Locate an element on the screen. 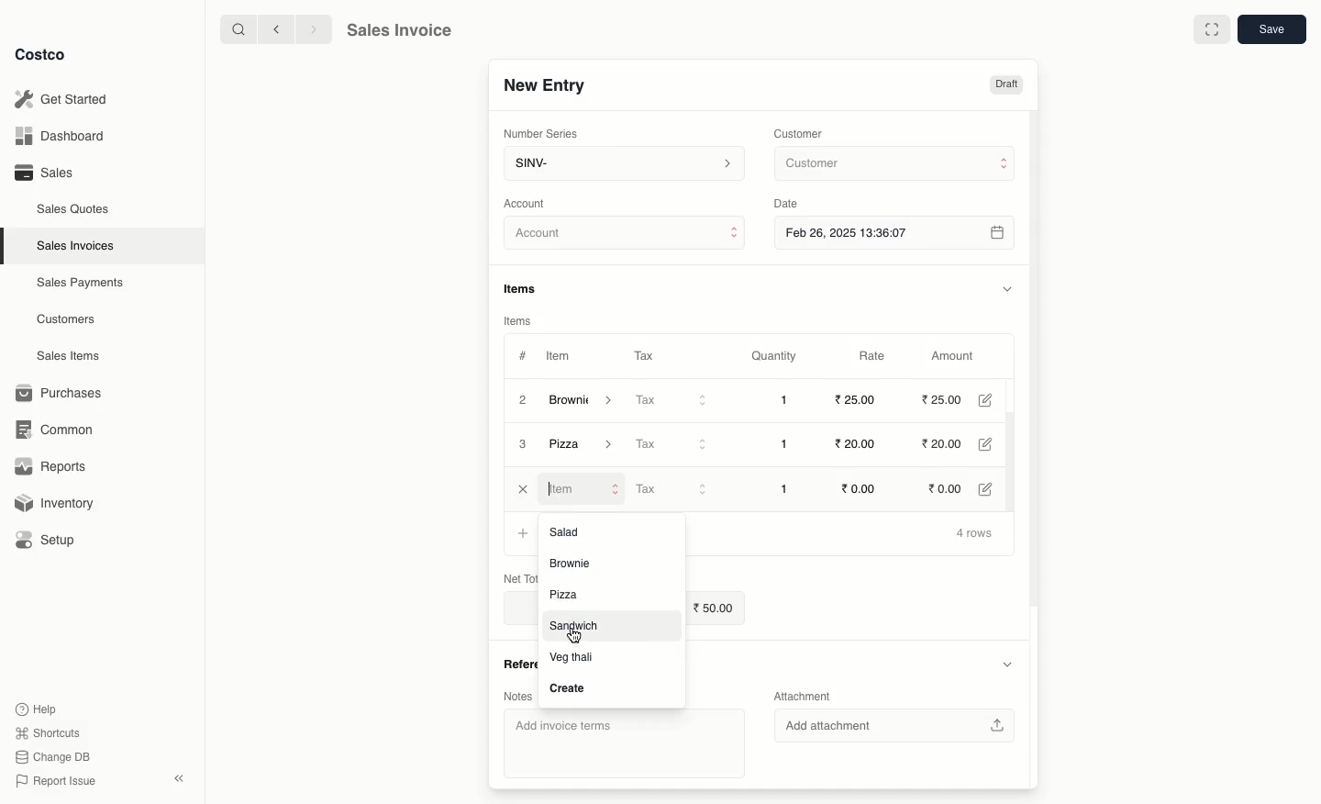  Inventory is located at coordinates (58, 501).